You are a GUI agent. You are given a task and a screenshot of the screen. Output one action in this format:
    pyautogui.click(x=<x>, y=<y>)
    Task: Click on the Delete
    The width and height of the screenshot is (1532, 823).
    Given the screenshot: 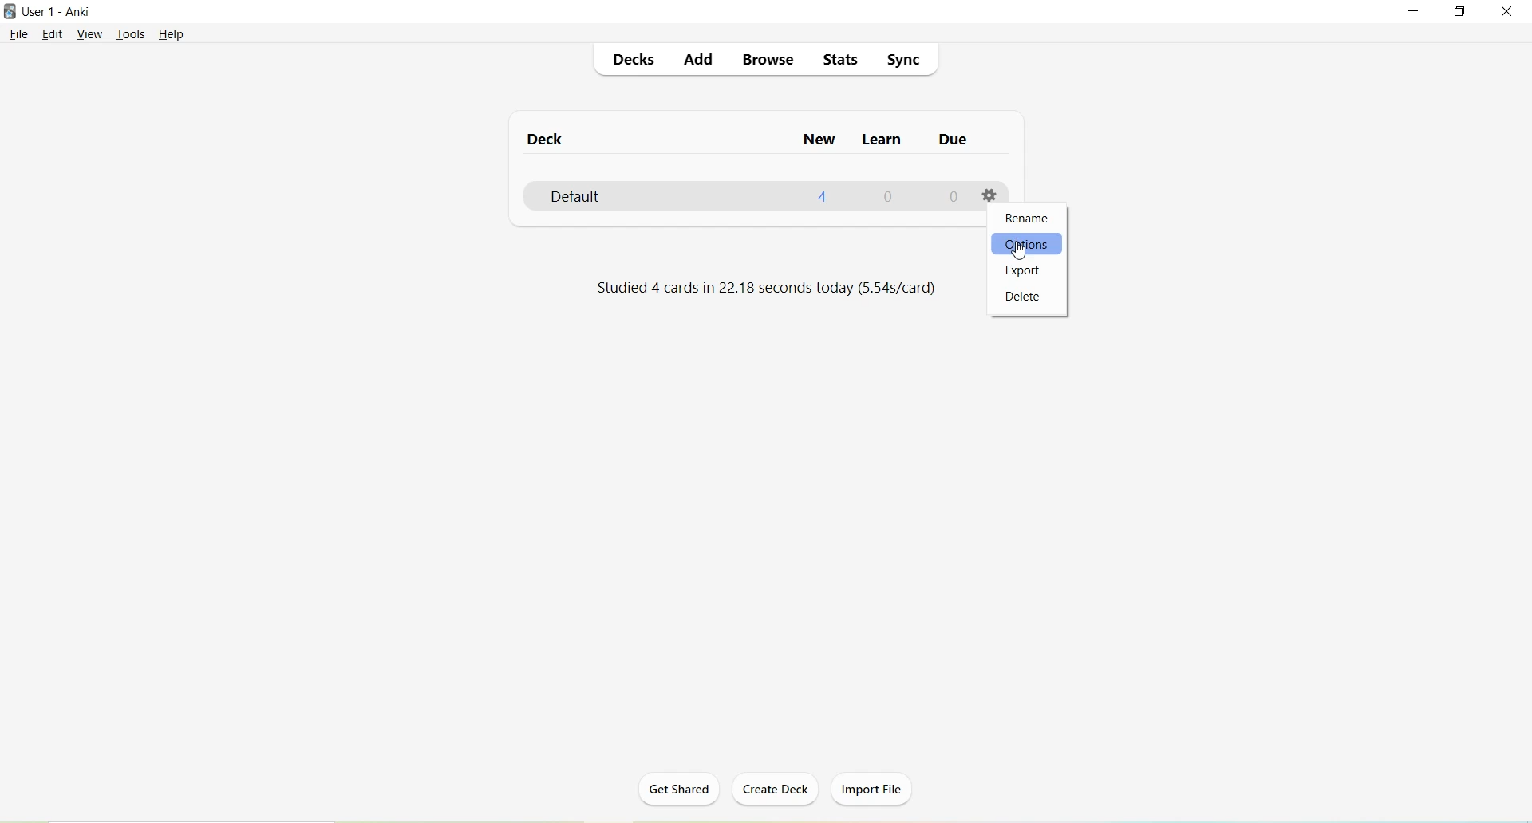 What is the action you would take?
    pyautogui.click(x=1031, y=297)
    